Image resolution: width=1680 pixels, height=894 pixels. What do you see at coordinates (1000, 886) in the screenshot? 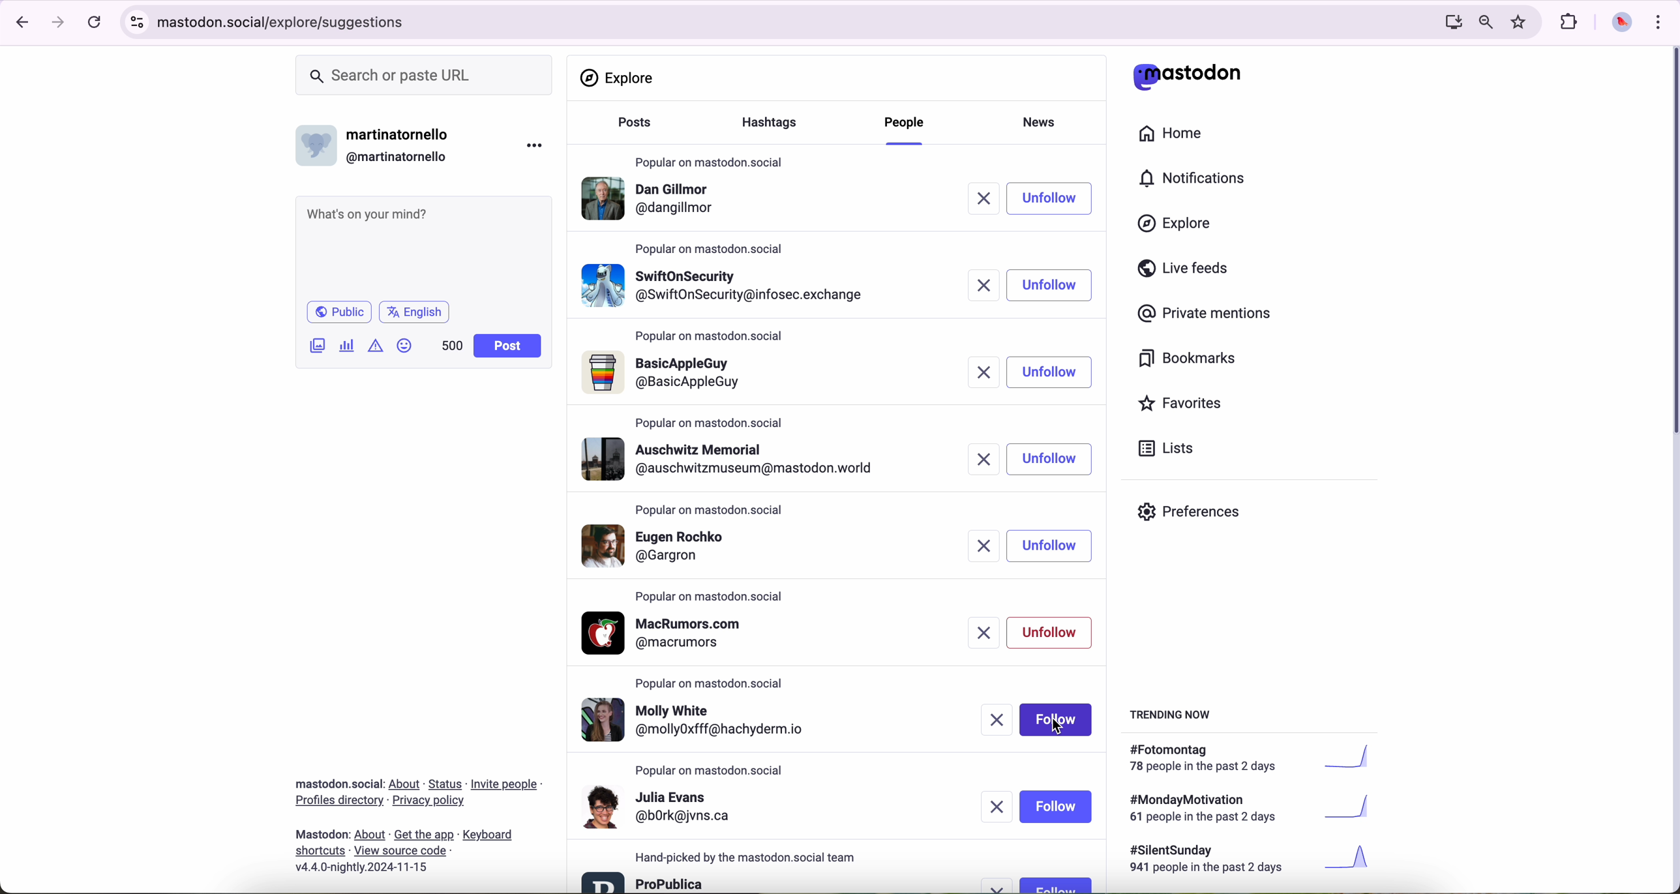
I see `remove` at bounding box center [1000, 886].